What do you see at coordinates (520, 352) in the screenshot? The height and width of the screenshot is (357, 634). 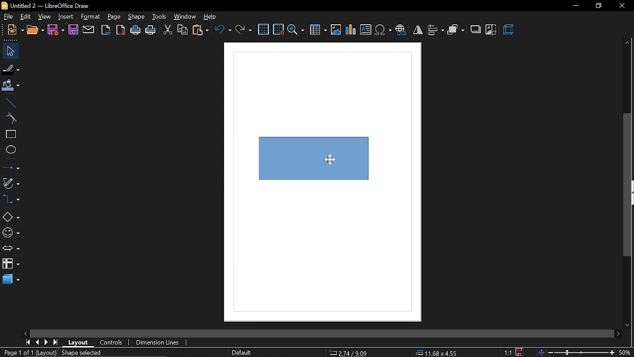 I see `save` at bounding box center [520, 352].